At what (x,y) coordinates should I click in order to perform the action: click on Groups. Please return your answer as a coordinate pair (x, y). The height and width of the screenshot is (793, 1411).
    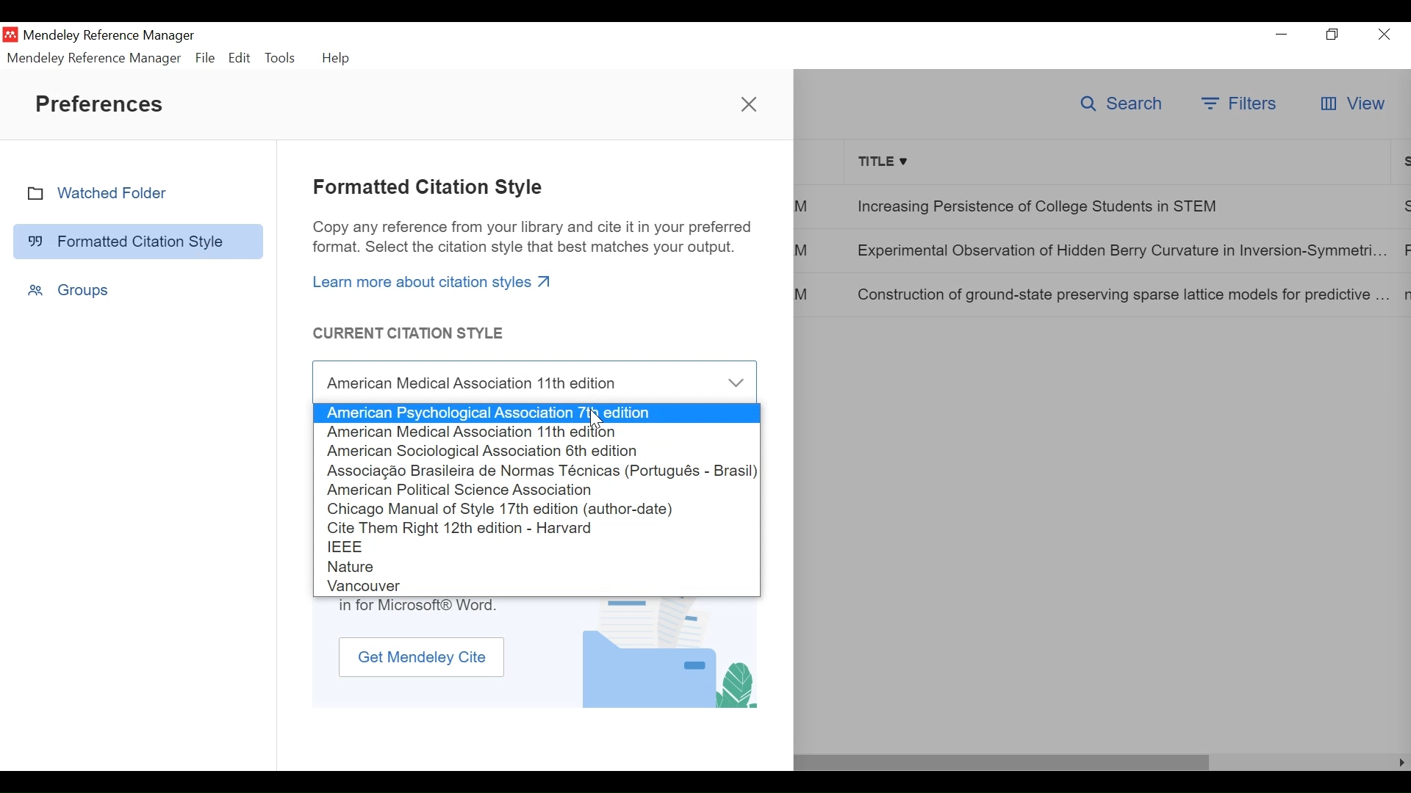
    Looking at the image, I should click on (68, 289).